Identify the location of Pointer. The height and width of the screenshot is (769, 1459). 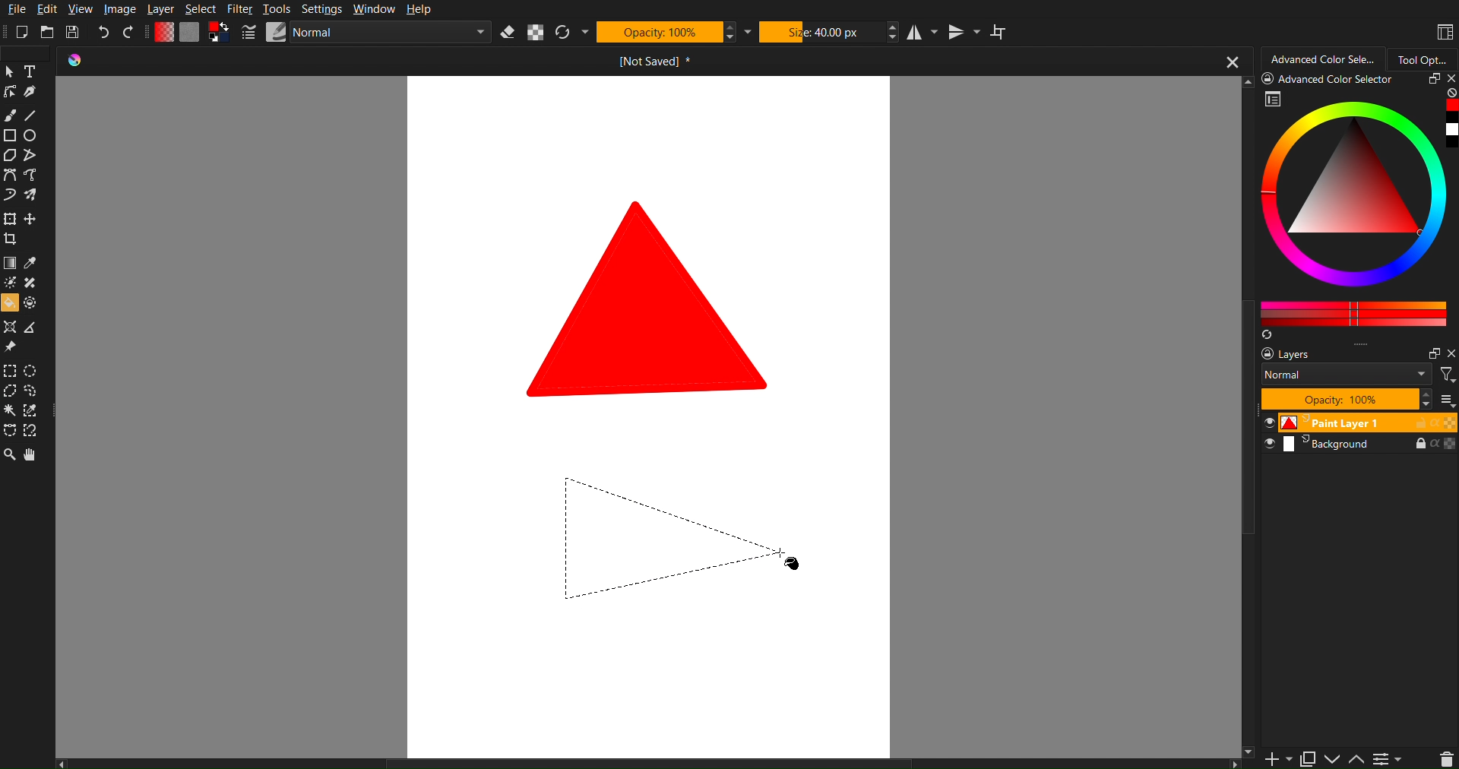
(9, 71).